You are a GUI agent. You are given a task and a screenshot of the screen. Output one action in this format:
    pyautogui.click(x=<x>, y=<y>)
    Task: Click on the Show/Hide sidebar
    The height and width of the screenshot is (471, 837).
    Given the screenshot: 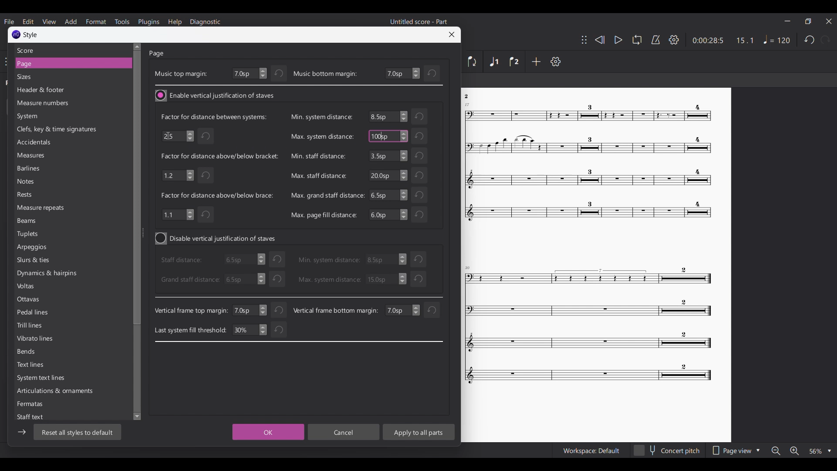 What is the action you would take?
    pyautogui.click(x=22, y=432)
    